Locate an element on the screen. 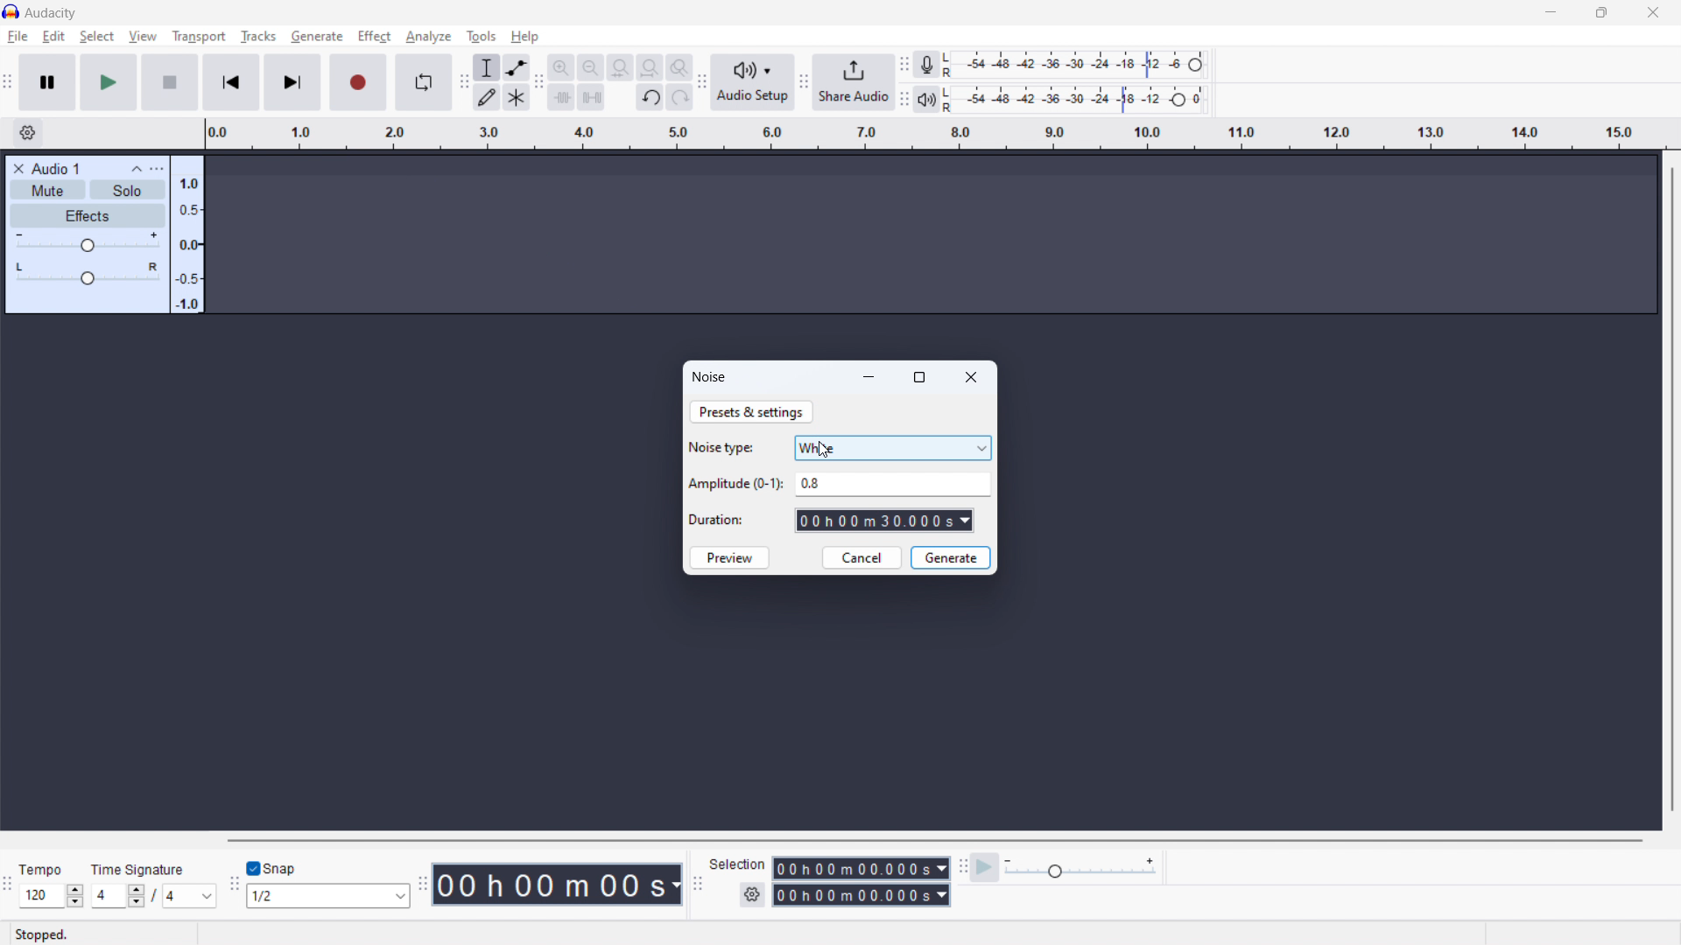 The image size is (1681, 945). draw tool is located at coordinates (488, 96).